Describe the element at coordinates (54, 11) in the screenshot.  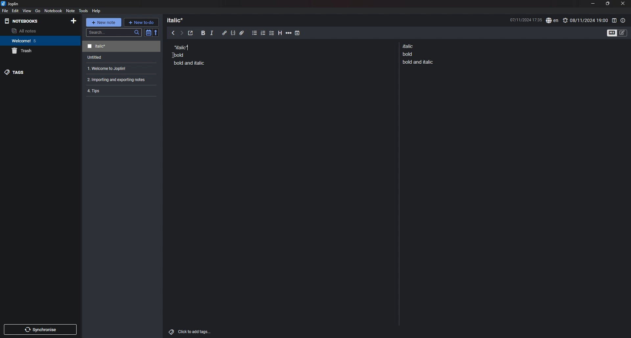
I see `notebook` at that location.